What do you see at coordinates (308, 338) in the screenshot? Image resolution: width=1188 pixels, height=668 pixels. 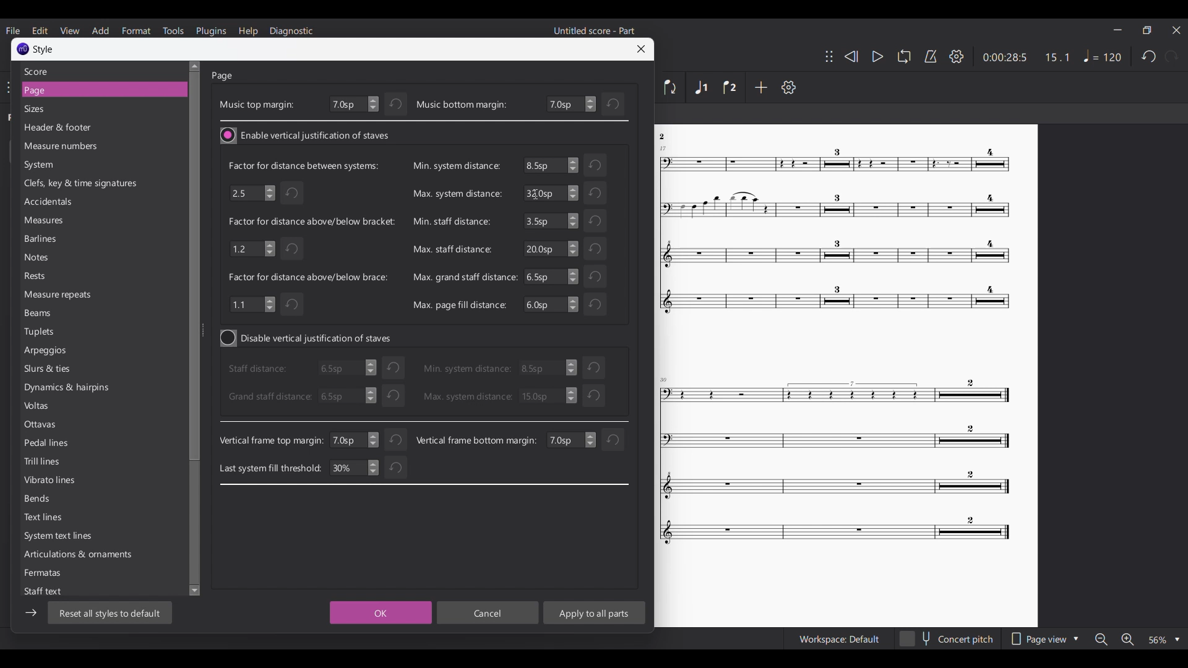 I see `Toggle for vertical justification` at bounding box center [308, 338].